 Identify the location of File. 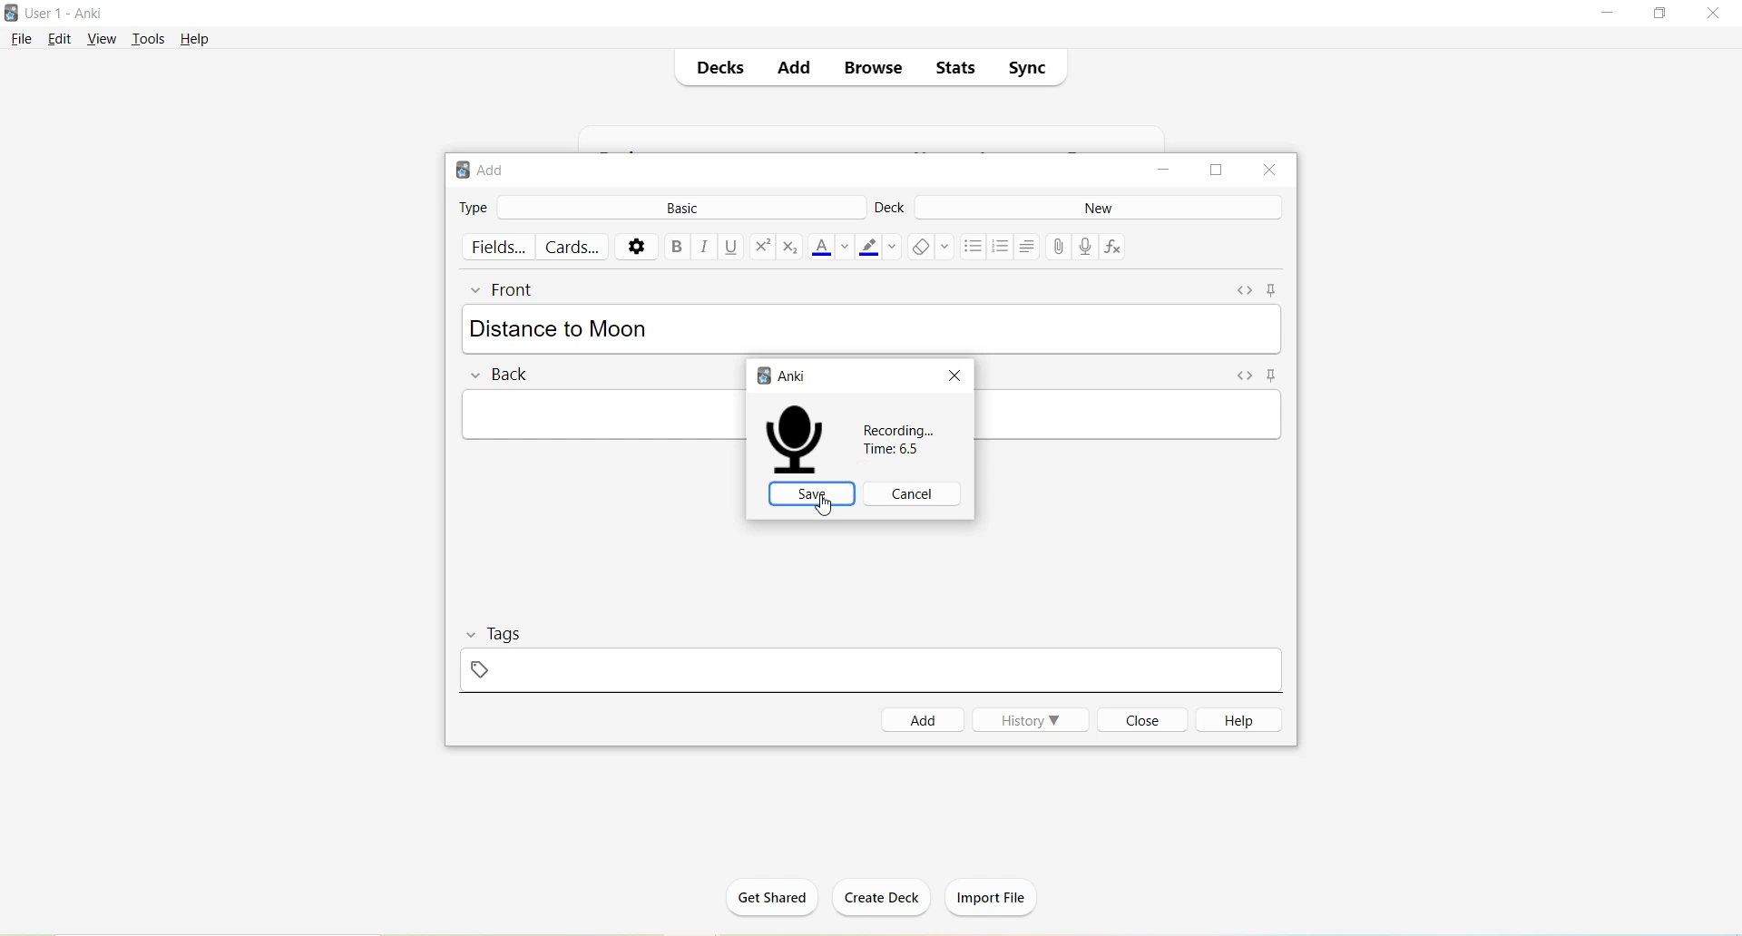
(22, 40).